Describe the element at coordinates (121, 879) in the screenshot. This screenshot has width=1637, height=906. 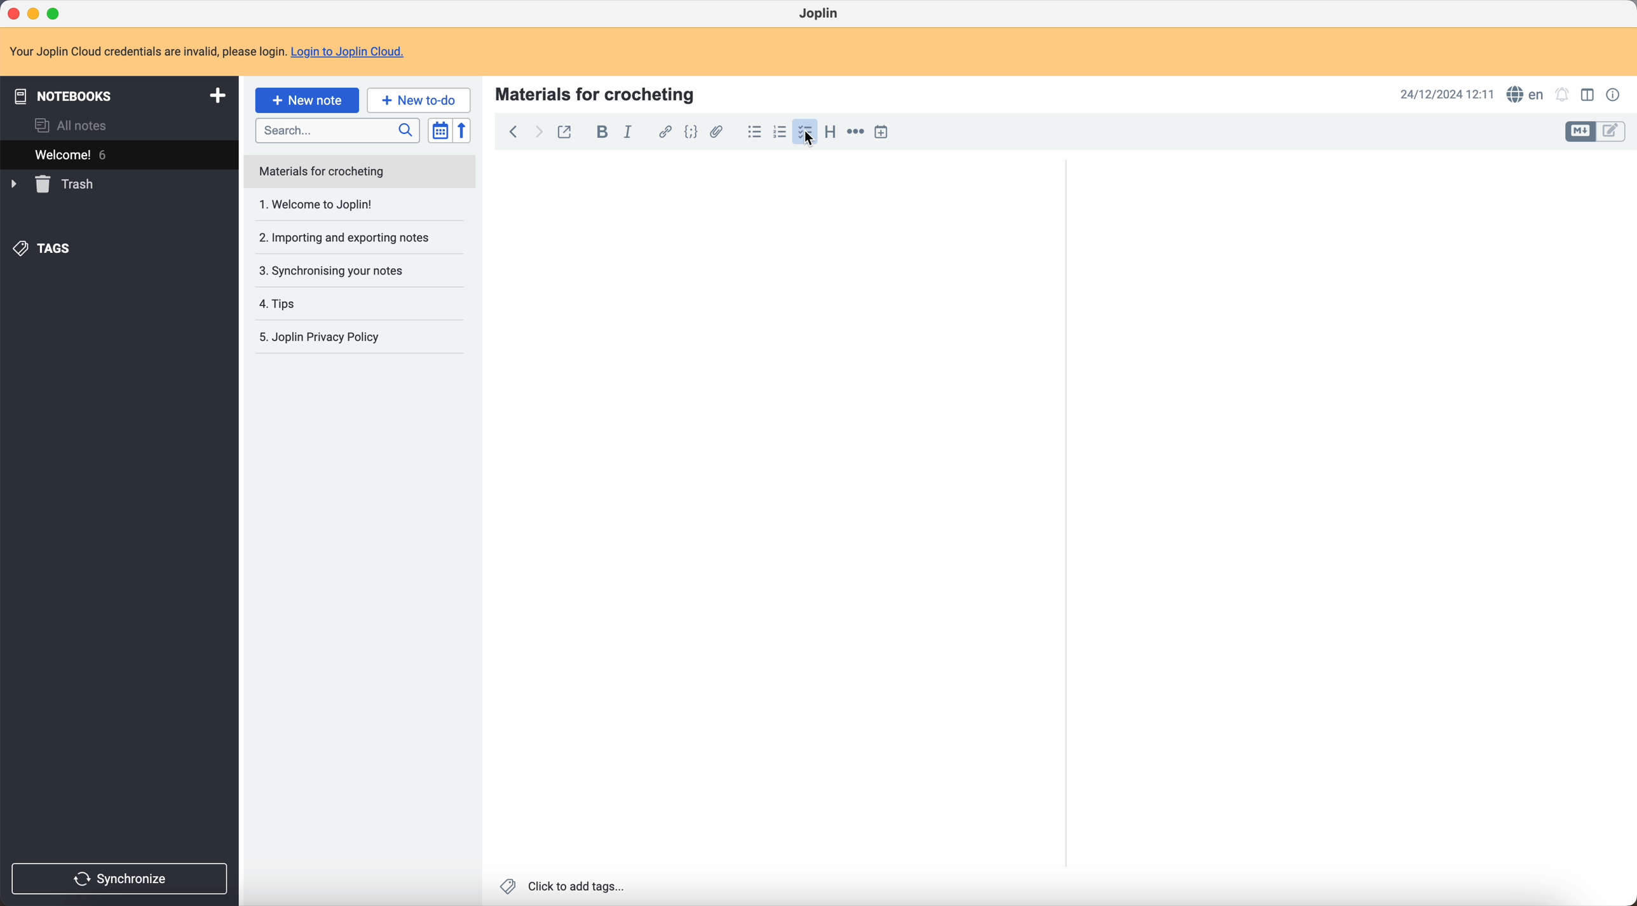
I see `synchronize` at that location.